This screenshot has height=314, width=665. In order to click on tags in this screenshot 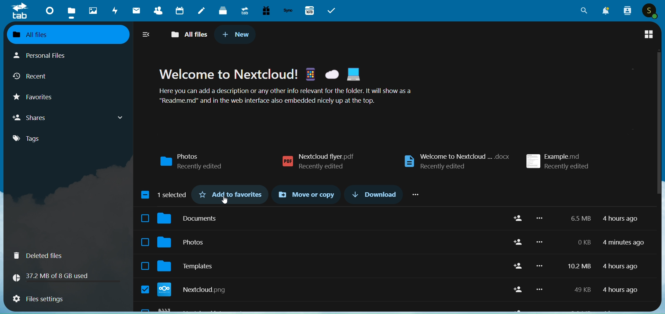, I will do `click(37, 140)`.